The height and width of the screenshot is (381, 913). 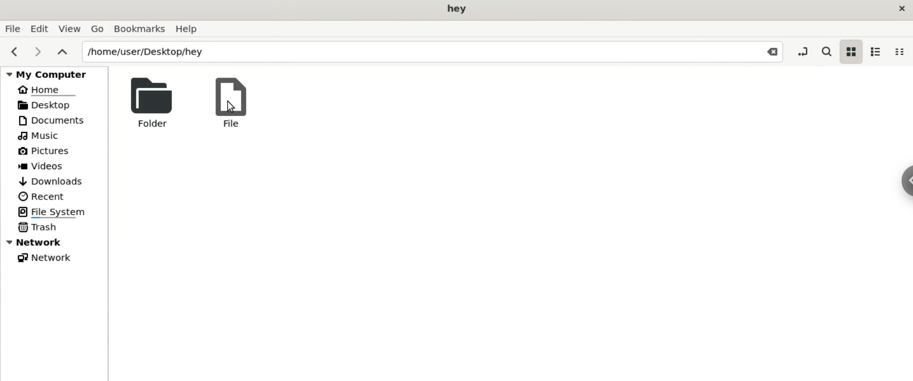 What do you see at coordinates (43, 165) in the screenshot?
I see `videos` at bounding box center [43, 165].